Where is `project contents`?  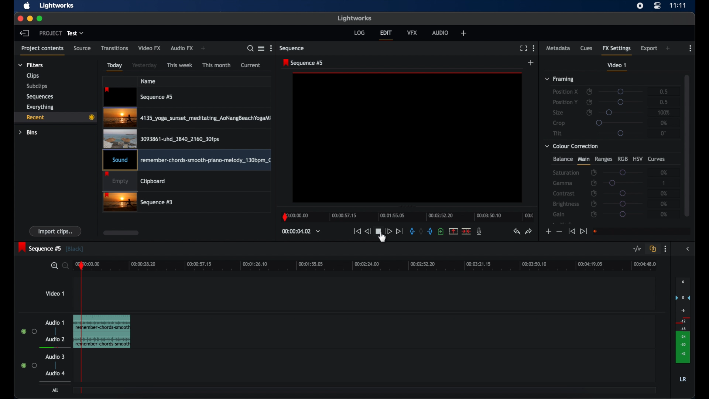 project contents is located at coordinates (43, 51).